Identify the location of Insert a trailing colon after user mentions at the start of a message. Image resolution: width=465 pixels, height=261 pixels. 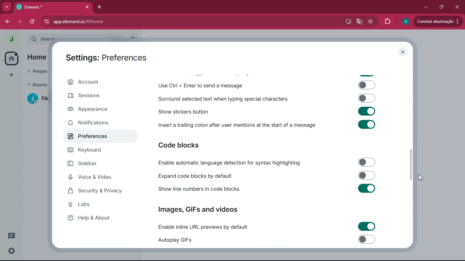
(266, 126).